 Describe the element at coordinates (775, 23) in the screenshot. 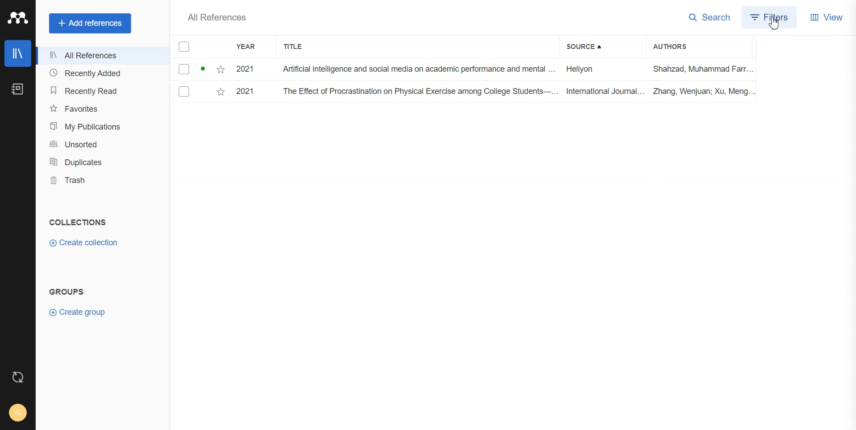

I see `Cursor` at that location.